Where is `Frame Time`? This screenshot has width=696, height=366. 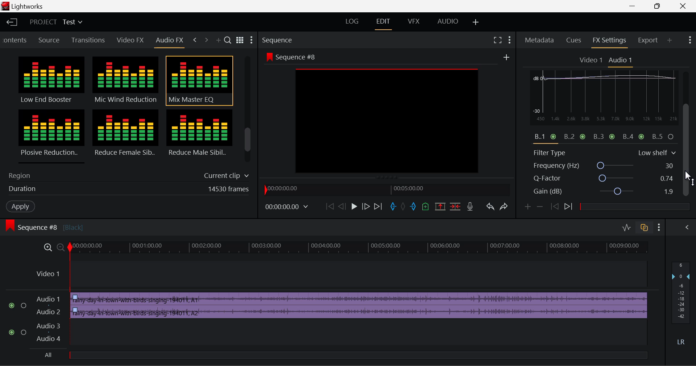
Frame Time is located at coordinates (286, 207).